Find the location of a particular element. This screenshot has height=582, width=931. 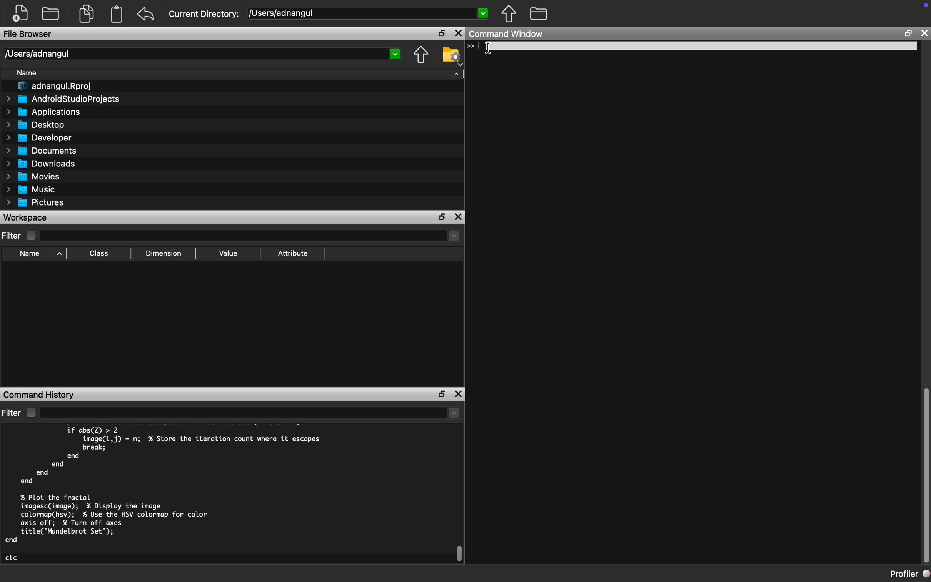

Command History is located at coordinates (41, 394).